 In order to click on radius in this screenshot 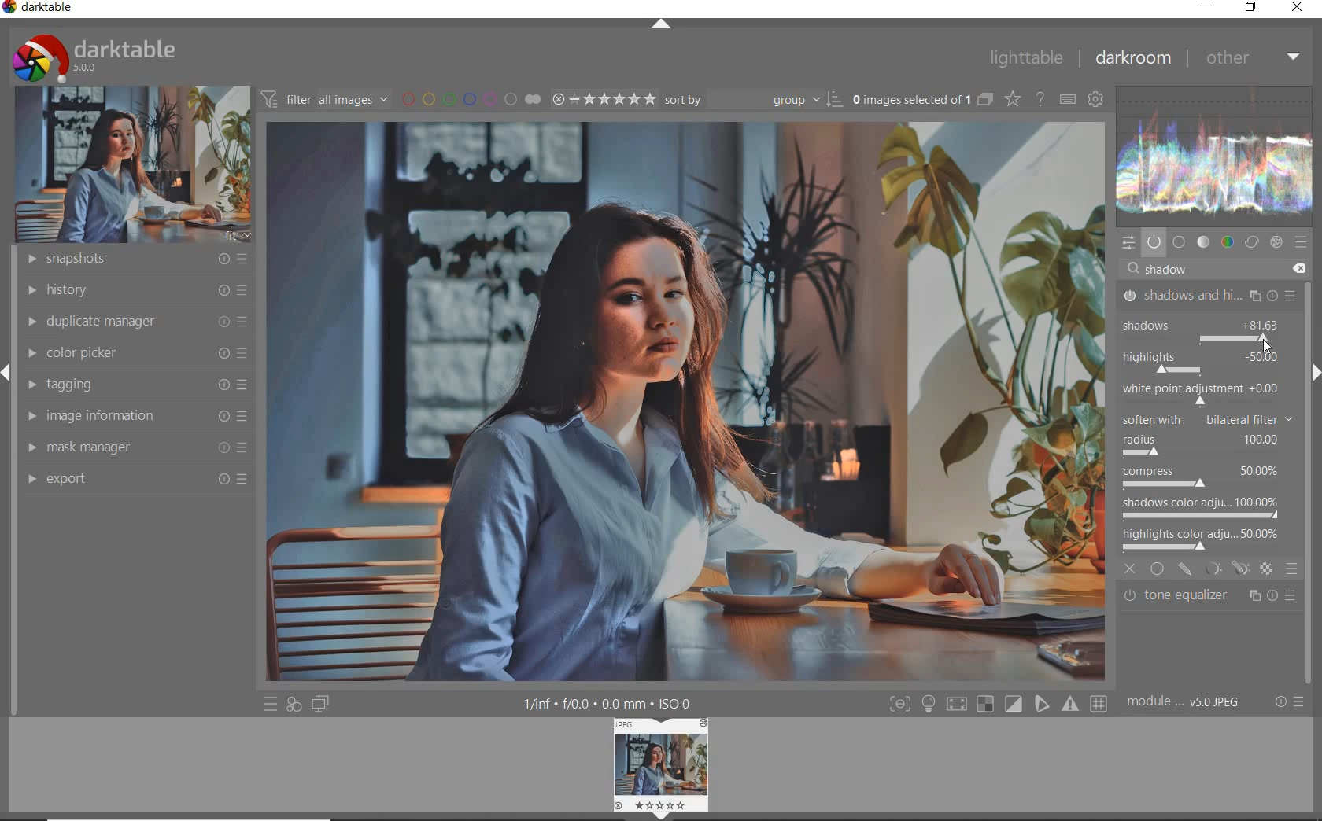, I will do `click(1200, 445)`.